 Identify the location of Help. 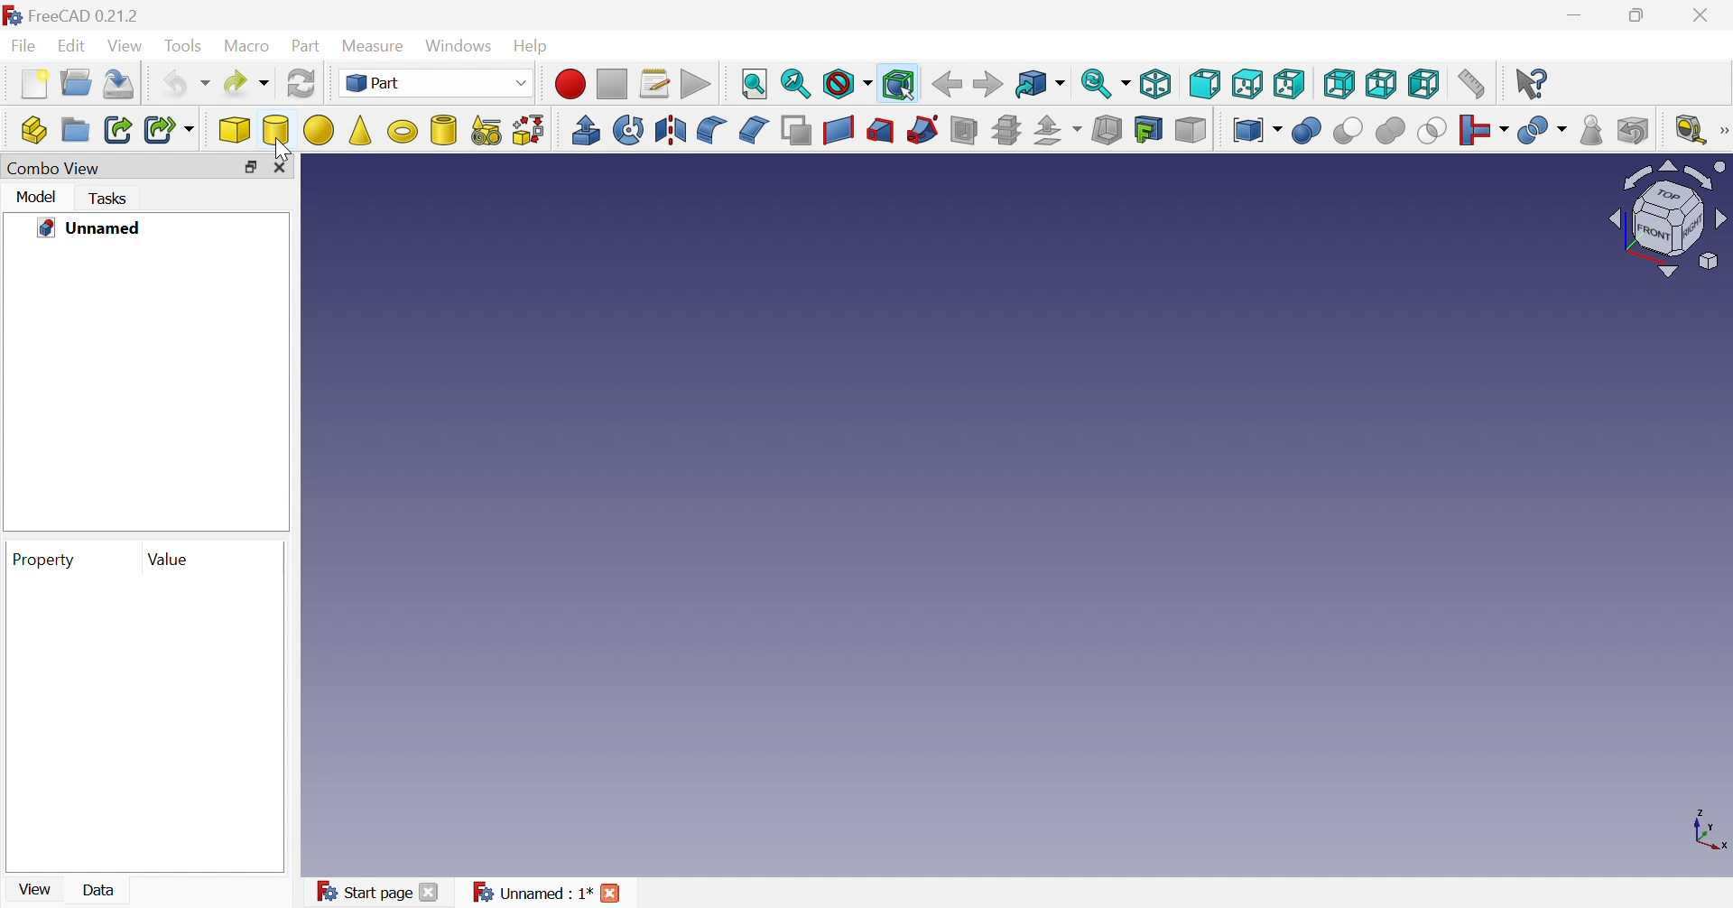
(533, 47).